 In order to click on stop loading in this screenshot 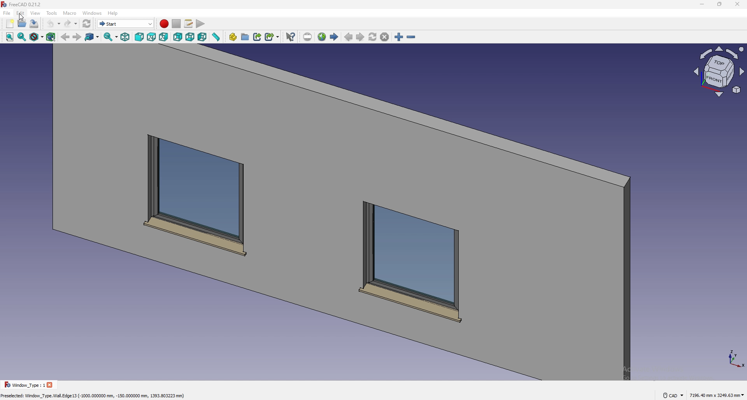, I will do `click(385, 37)`.